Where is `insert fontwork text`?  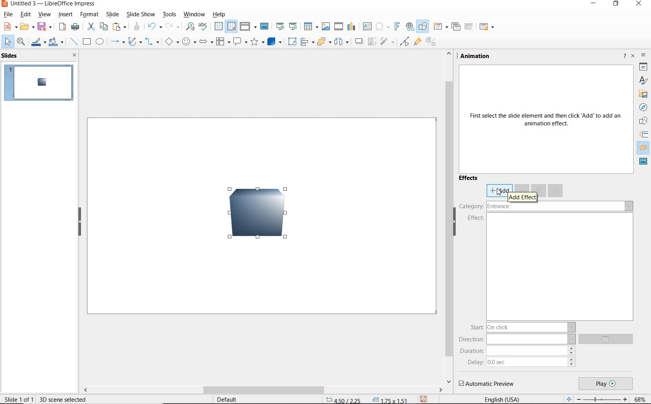
insert fontwork text is located at coordinates (396, 27).